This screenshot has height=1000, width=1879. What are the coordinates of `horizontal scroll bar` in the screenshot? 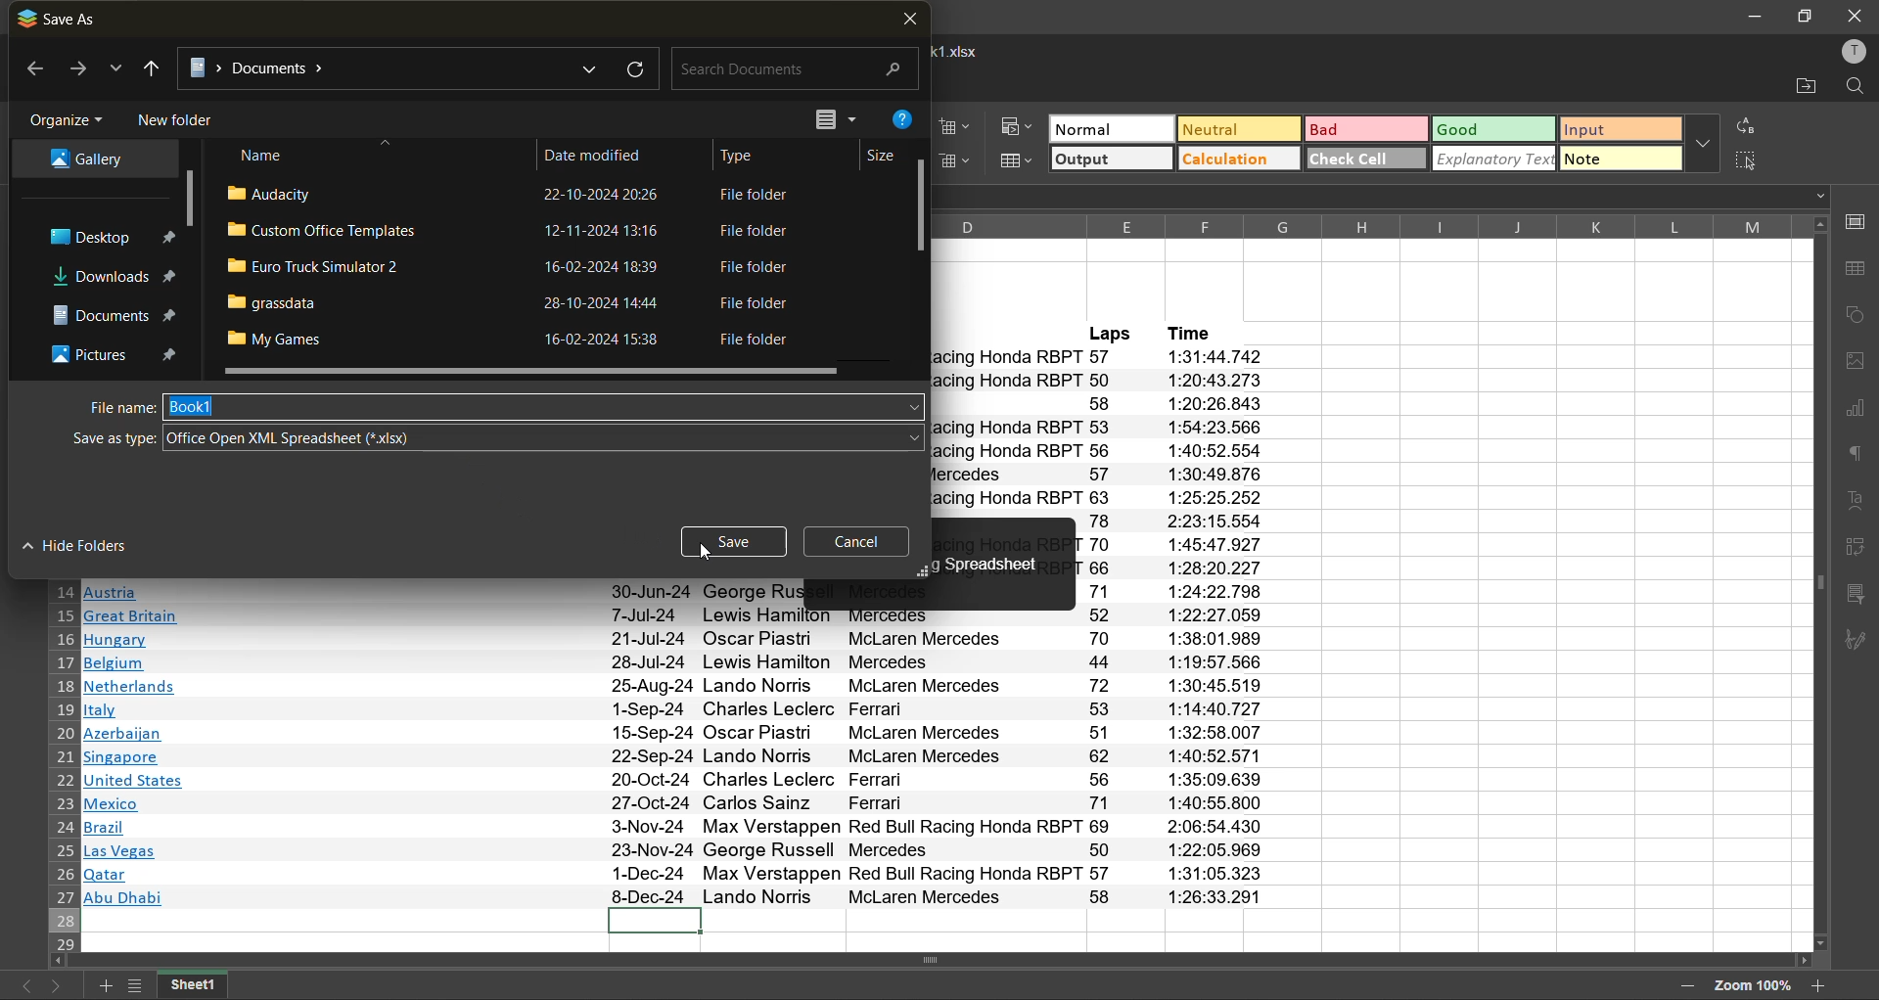 It's located at (528, 370).